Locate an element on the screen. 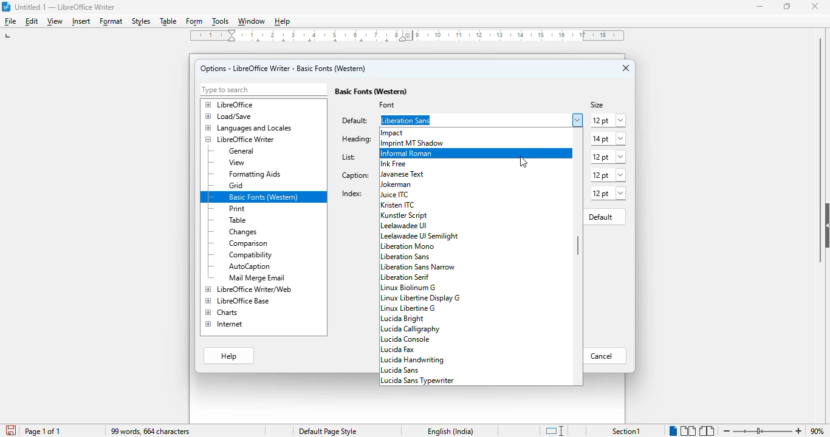 Image resolution: width=830 pixels, height=437 pixels. section 1 is located at coordinates (626, 432).